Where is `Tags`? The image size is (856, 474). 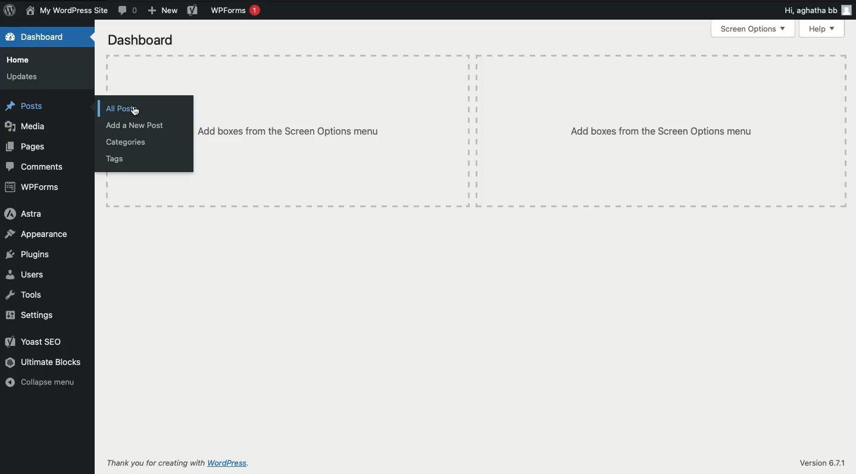
Tags is located at coordinates (117, 160).